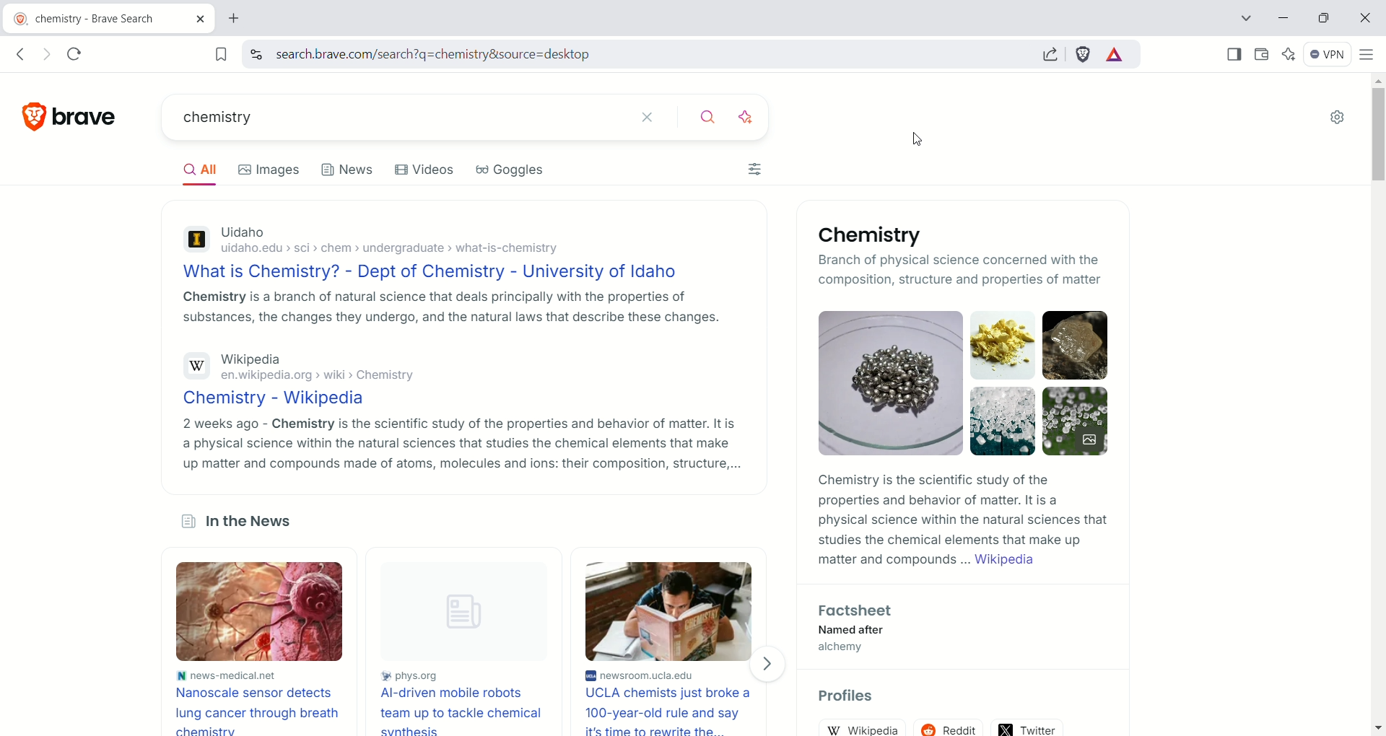  I want to click on leo AI, so click(1291, 53).